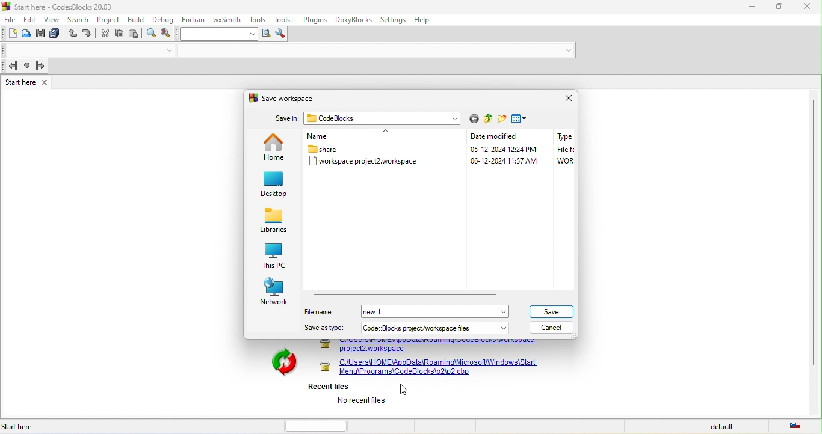 The height and width of the screenshot is (434, 822). Describe the element at coordinates (358, 137) in the screenshot. I see `name` at that location.